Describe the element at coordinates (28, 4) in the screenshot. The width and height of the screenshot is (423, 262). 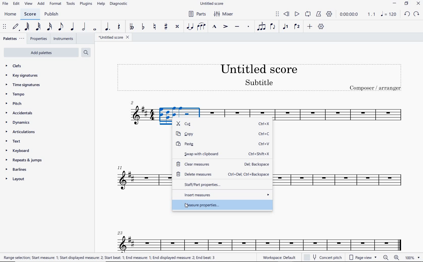
I see `VIEW` at that location.